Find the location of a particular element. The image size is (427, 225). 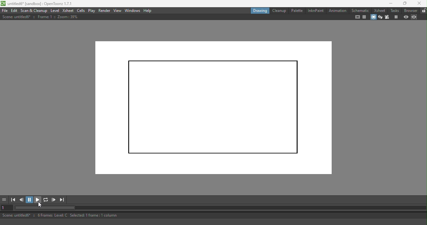

Edit is located at coordinates (14, 11).